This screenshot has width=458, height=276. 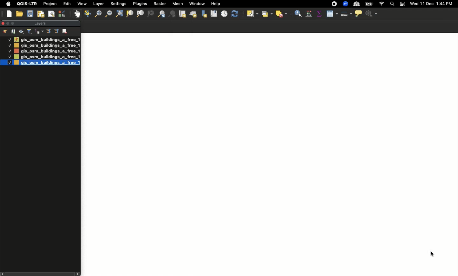 What do you see at coordinates (47, 64) in the screenshot?
I see `gis_osm_buildings_a_free_1` at bounding box center [47, 64].